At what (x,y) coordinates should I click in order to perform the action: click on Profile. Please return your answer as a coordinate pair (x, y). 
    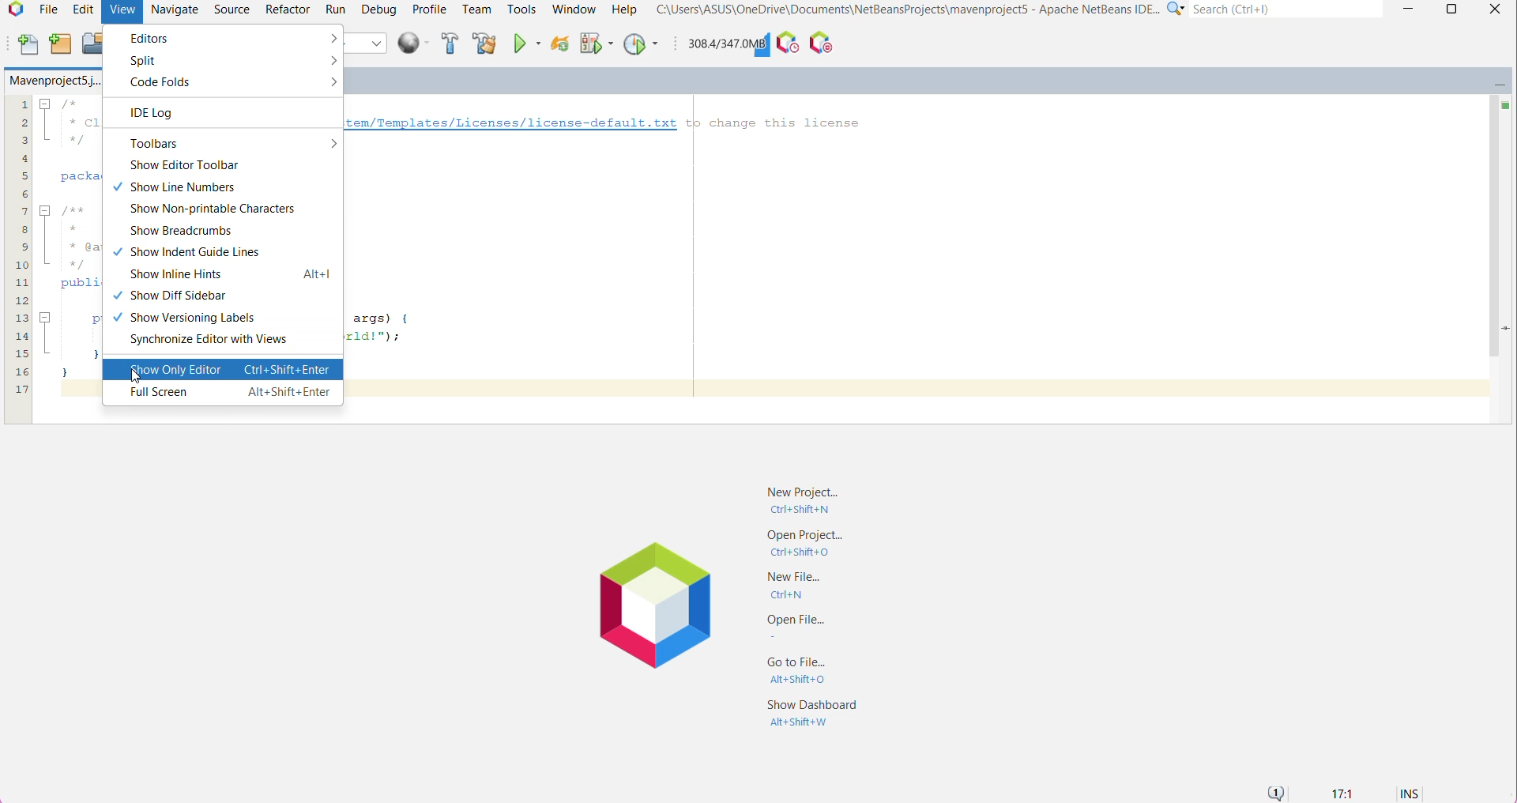
    Looking at the image, I should click on (429, 9).